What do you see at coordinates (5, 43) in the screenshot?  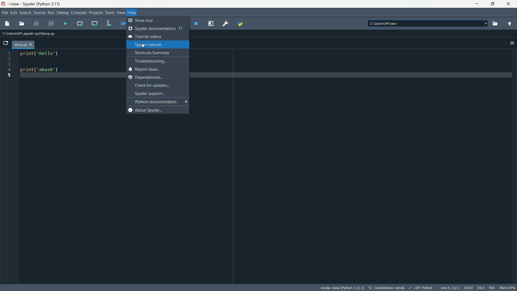 I see `browse tabs` at bounding box center [5, 43].